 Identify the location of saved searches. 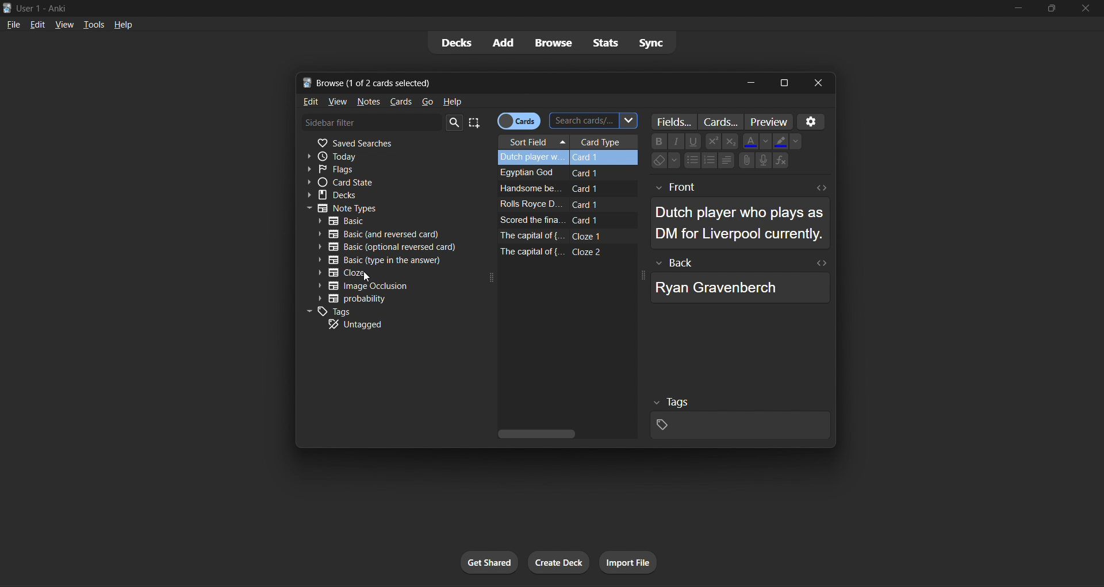
(393, 144).